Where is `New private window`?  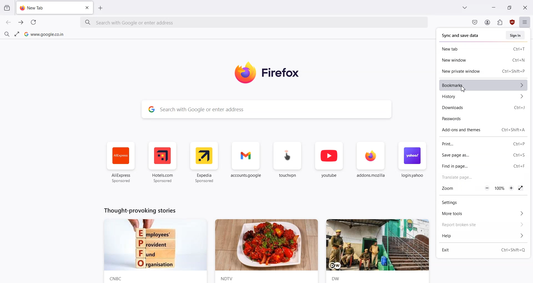 New private window is located at coordinates (467, 71).